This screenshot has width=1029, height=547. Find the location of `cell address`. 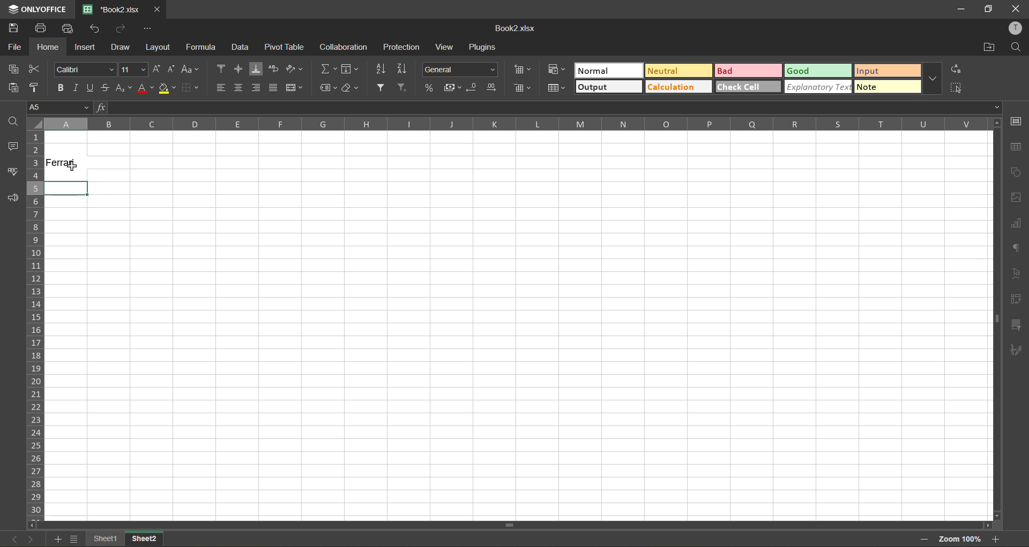

cell address is located at coordinates (56, 107).